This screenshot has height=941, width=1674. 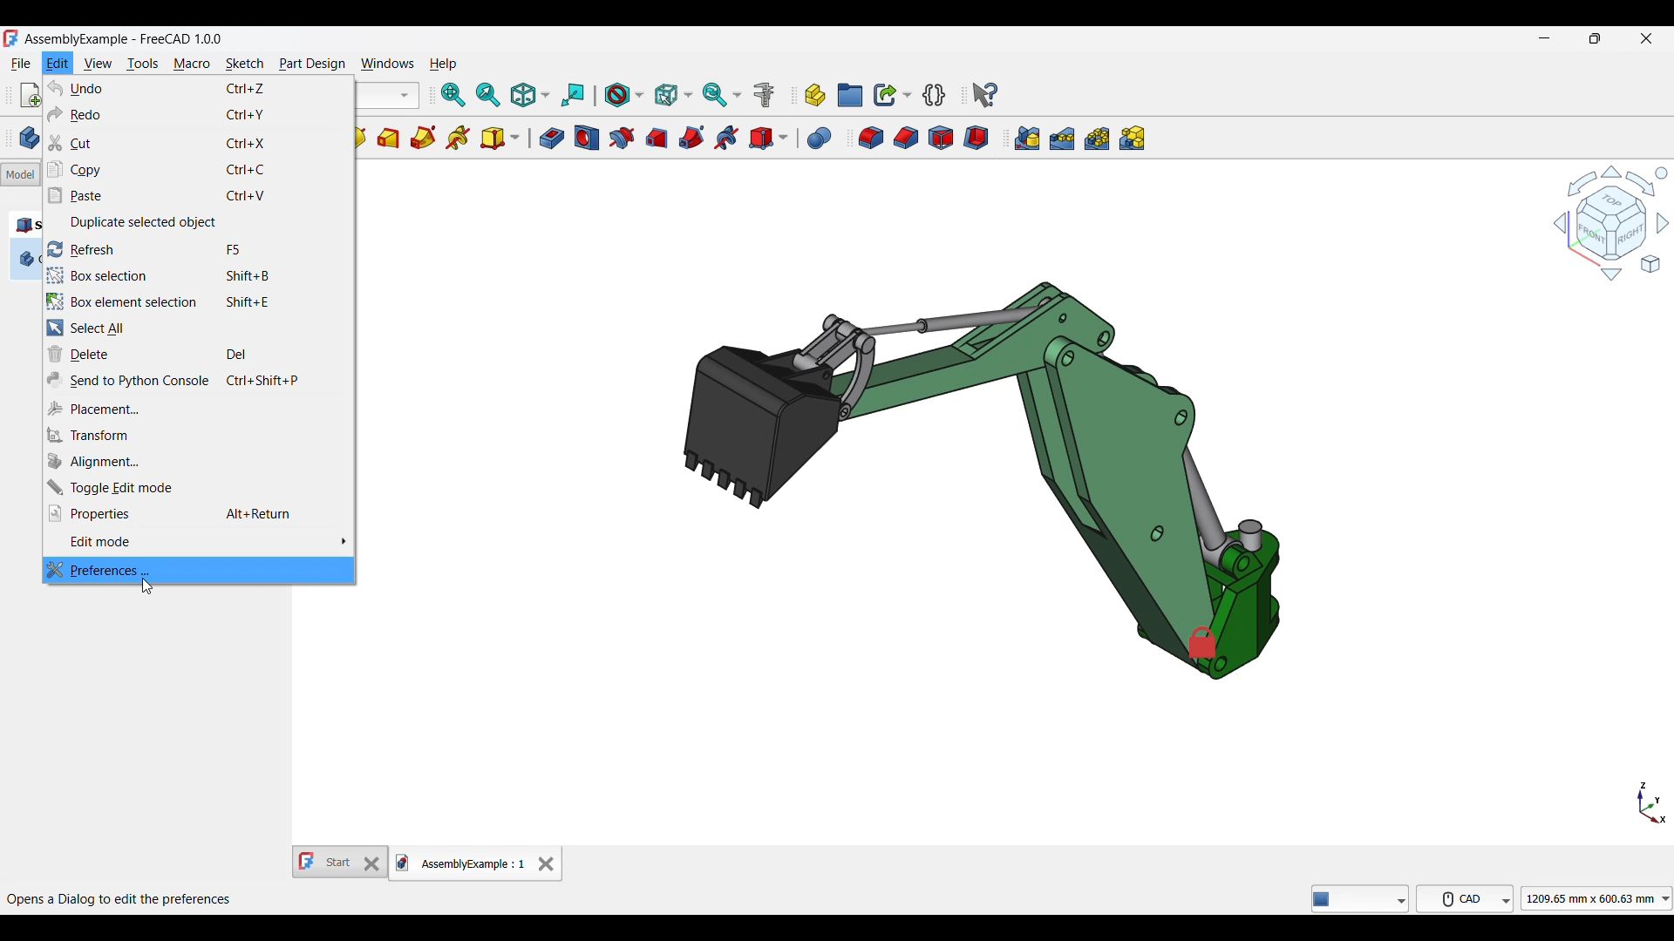 I want to click on Paste, so click(x=201, y=195).